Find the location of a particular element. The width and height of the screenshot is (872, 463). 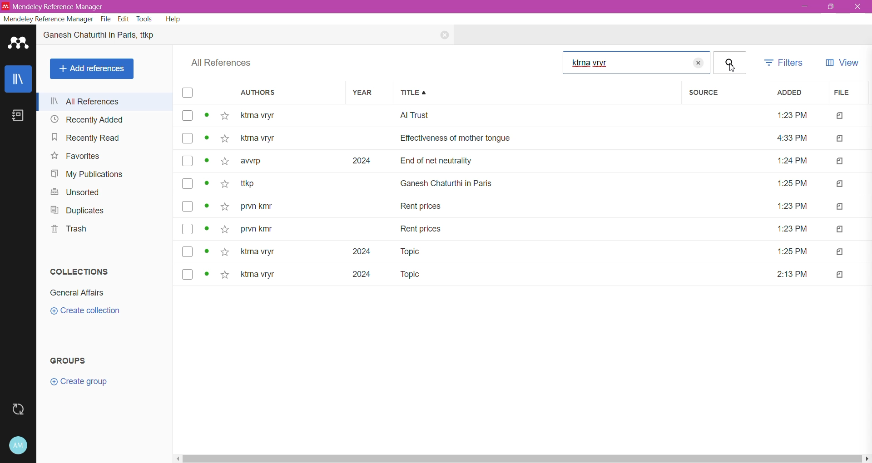

move right is located at coordinates (867, 458).